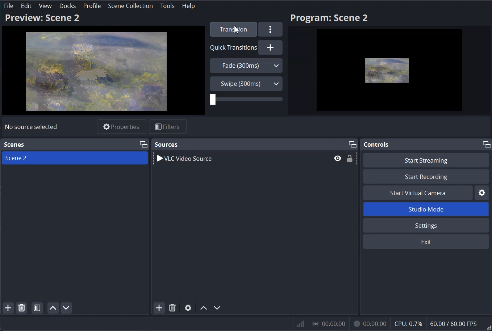 This screenshot has height=331, width=492. What do you see at coordinates (246, 83) in the screenshot?
I see `Swipe` at bounding box center [246, 83].